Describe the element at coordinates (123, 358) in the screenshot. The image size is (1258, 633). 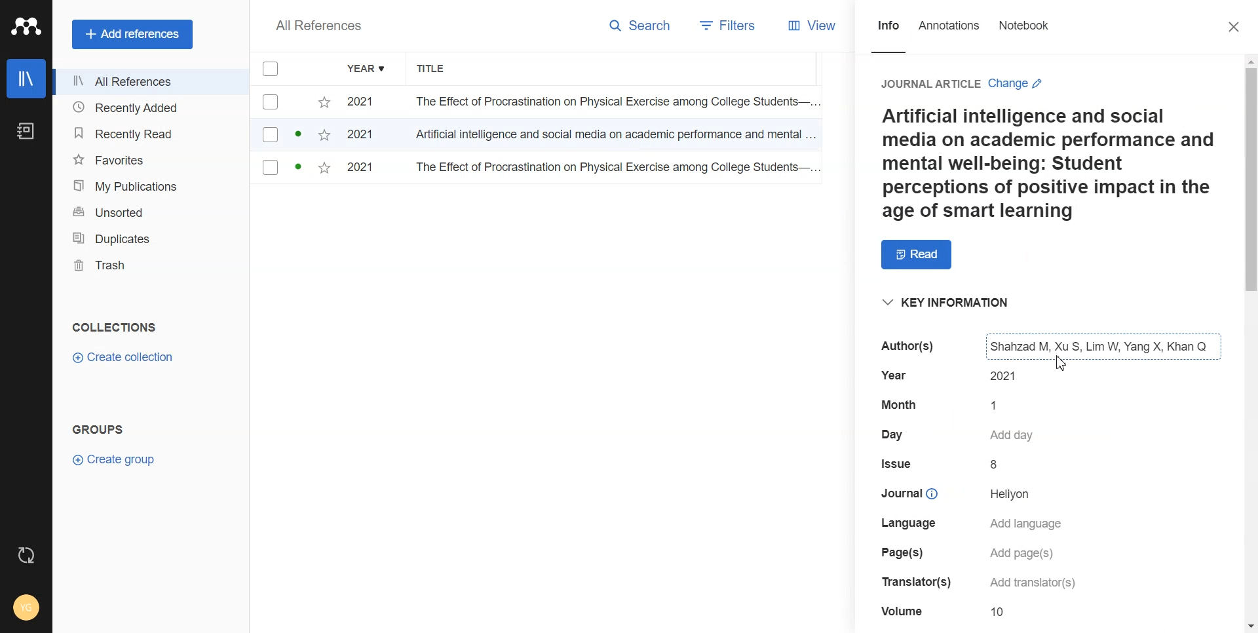
I see `Create collection` at that location.